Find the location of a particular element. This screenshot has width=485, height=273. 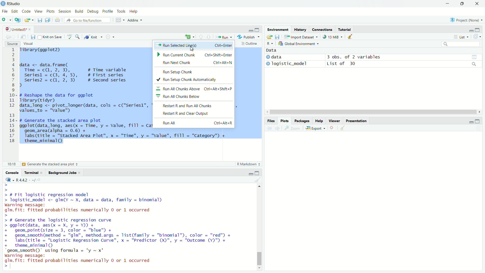

>

>

> # Fit logistic regression model

> logistic_model <- gIm(Y ~ X, data = data, family = binomial)

warning message:

glm. fit: fitted probabilities numerically 0 or 1 occurred

>

> # Generate the logistic regression curve

> ggplot(data, aes(x = X, y = Y)) +

+ geom_point(size = 3, color = "blue") +

+ geom_smooth(method = "gIm", method.args = list(family = "binomial"), color = "red") +
+ labs(title = "Logistic Regression Curve", x = "Predictor (X)", y = "Outcome (Y)") +
+ theme_minimal()

“geom_smooth()" using formula = 'y ~ x'

warning message:

glm.fit: fitted probabilities numerically 0 or 1 occurred

< | is located at coordinates (124, 226).